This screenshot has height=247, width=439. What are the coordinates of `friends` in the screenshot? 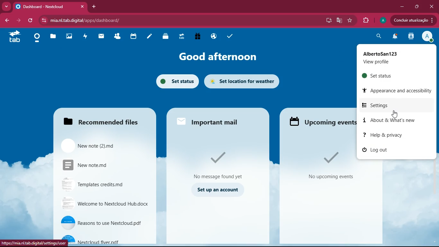 It's located at (115, 37).